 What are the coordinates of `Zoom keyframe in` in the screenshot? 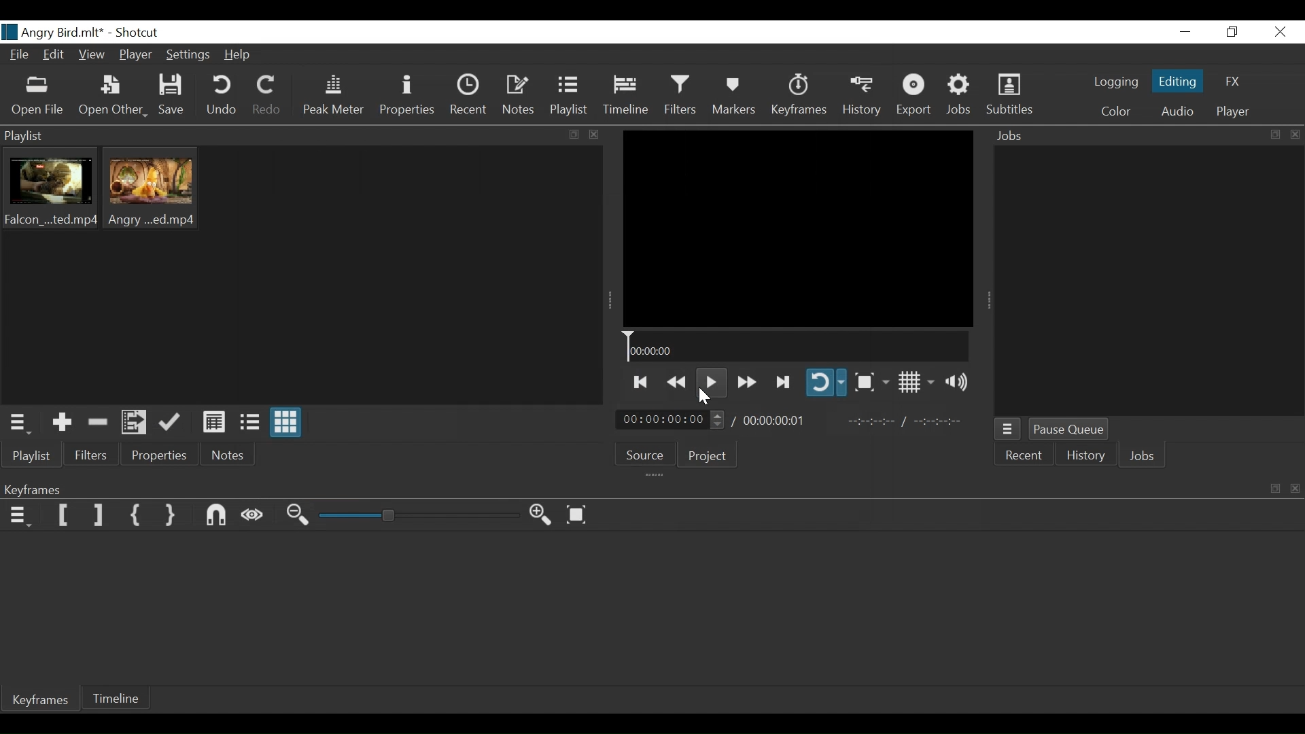 It's located at (298, 514).